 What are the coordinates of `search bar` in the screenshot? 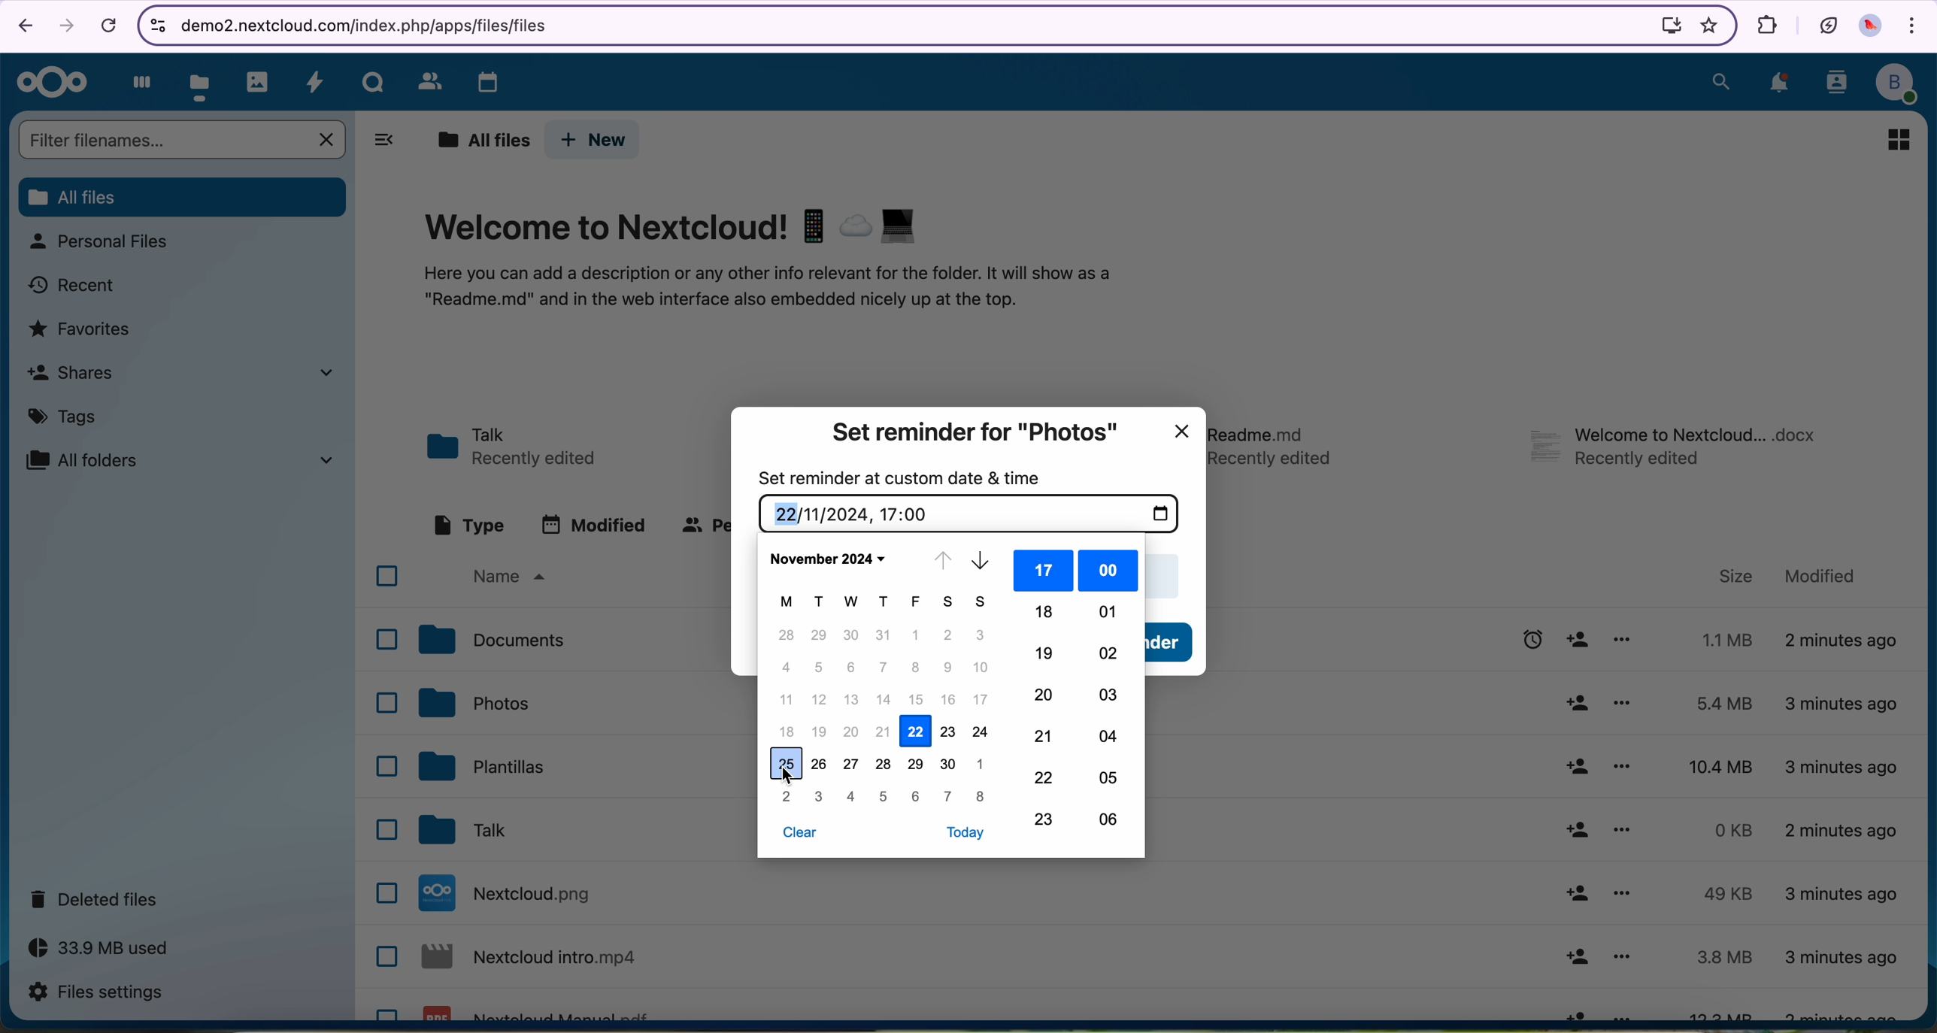 It's located at (179, 138).